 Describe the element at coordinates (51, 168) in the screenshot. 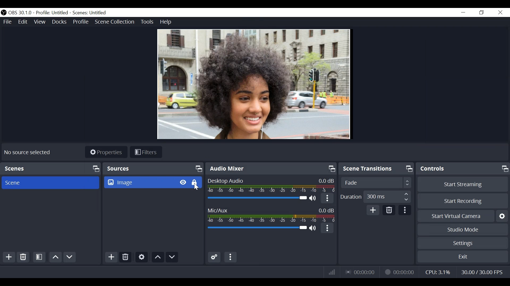

I see `Scenes` at that location.